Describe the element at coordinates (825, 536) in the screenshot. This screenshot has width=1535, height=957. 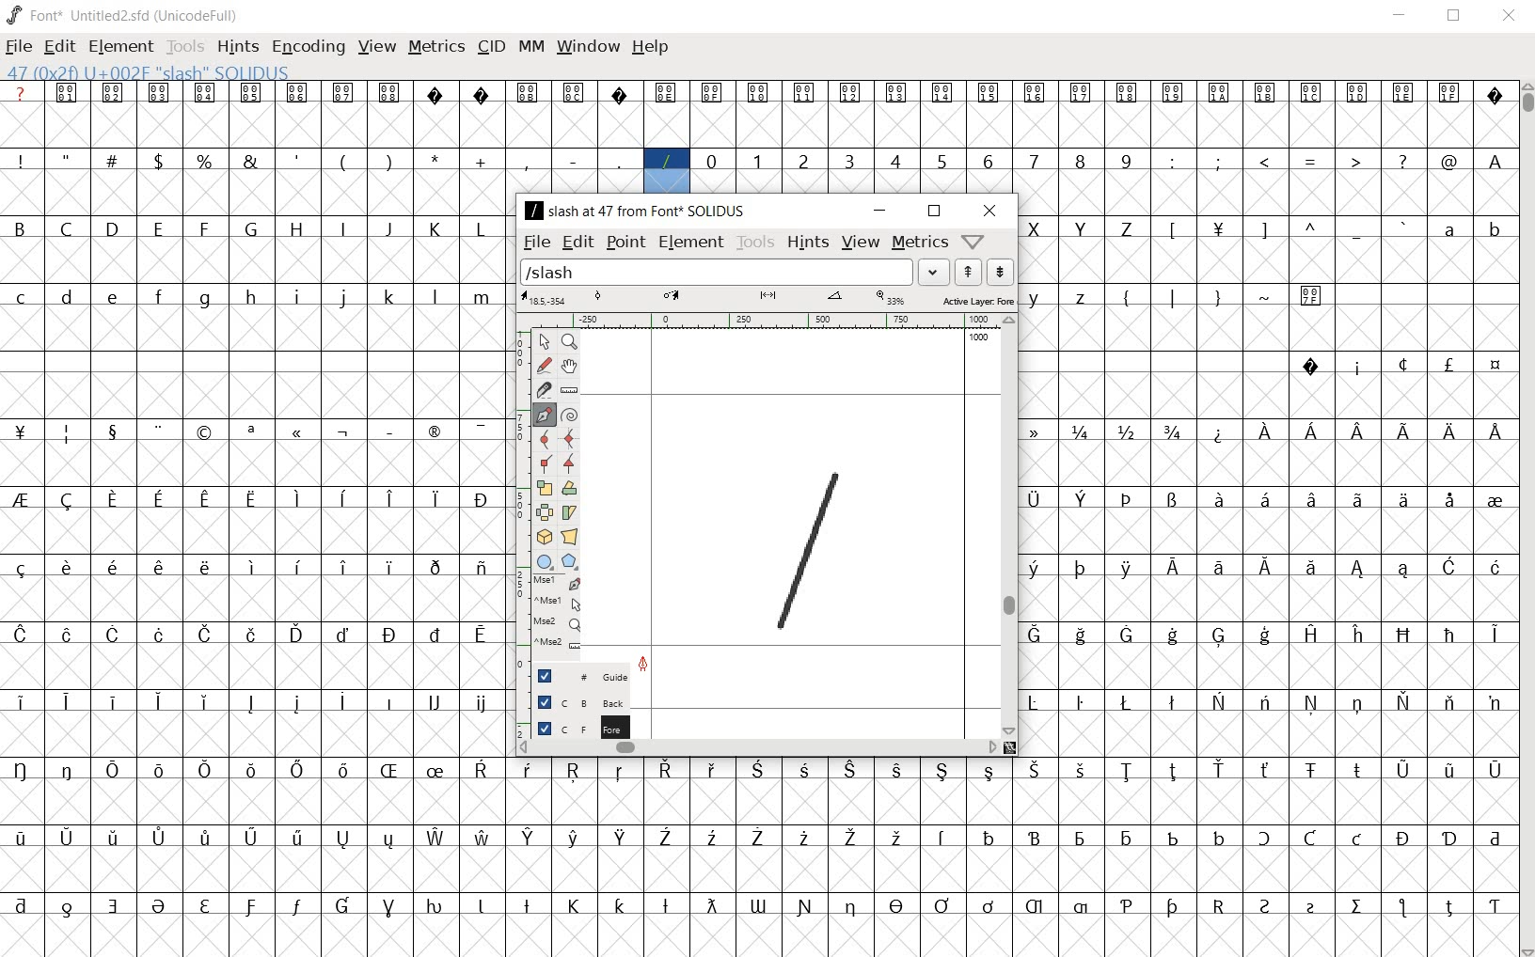
I see `line` at that location.